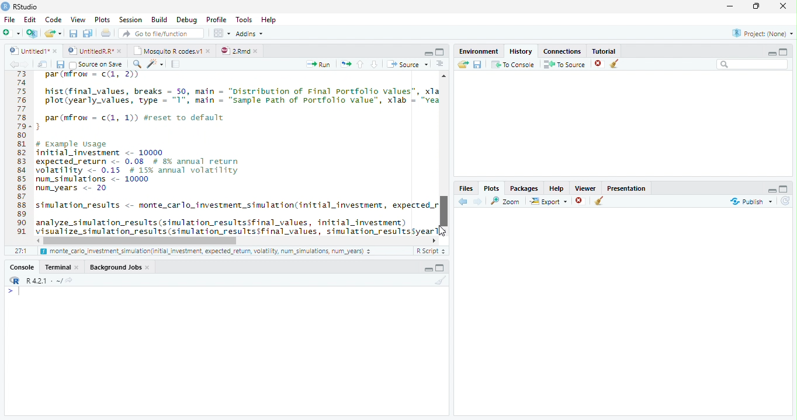  I want to click on , so click(428, 52).